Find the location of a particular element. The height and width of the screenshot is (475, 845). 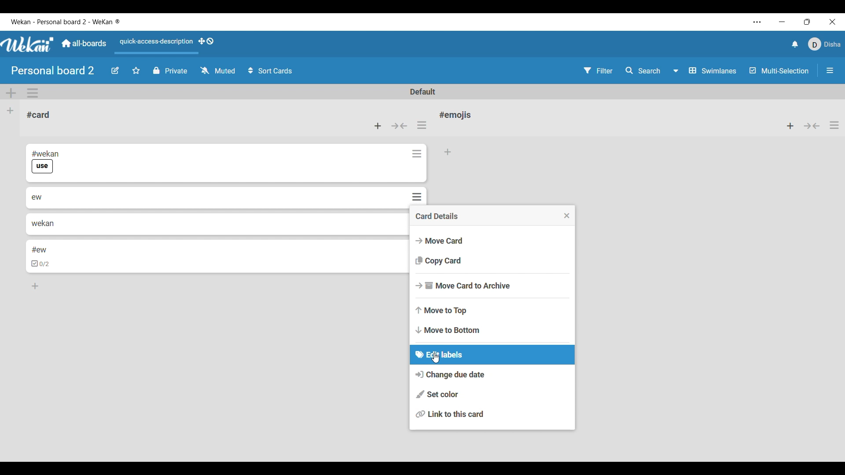

Edit labels current selection highlighted is located at coordinates (493, 354).